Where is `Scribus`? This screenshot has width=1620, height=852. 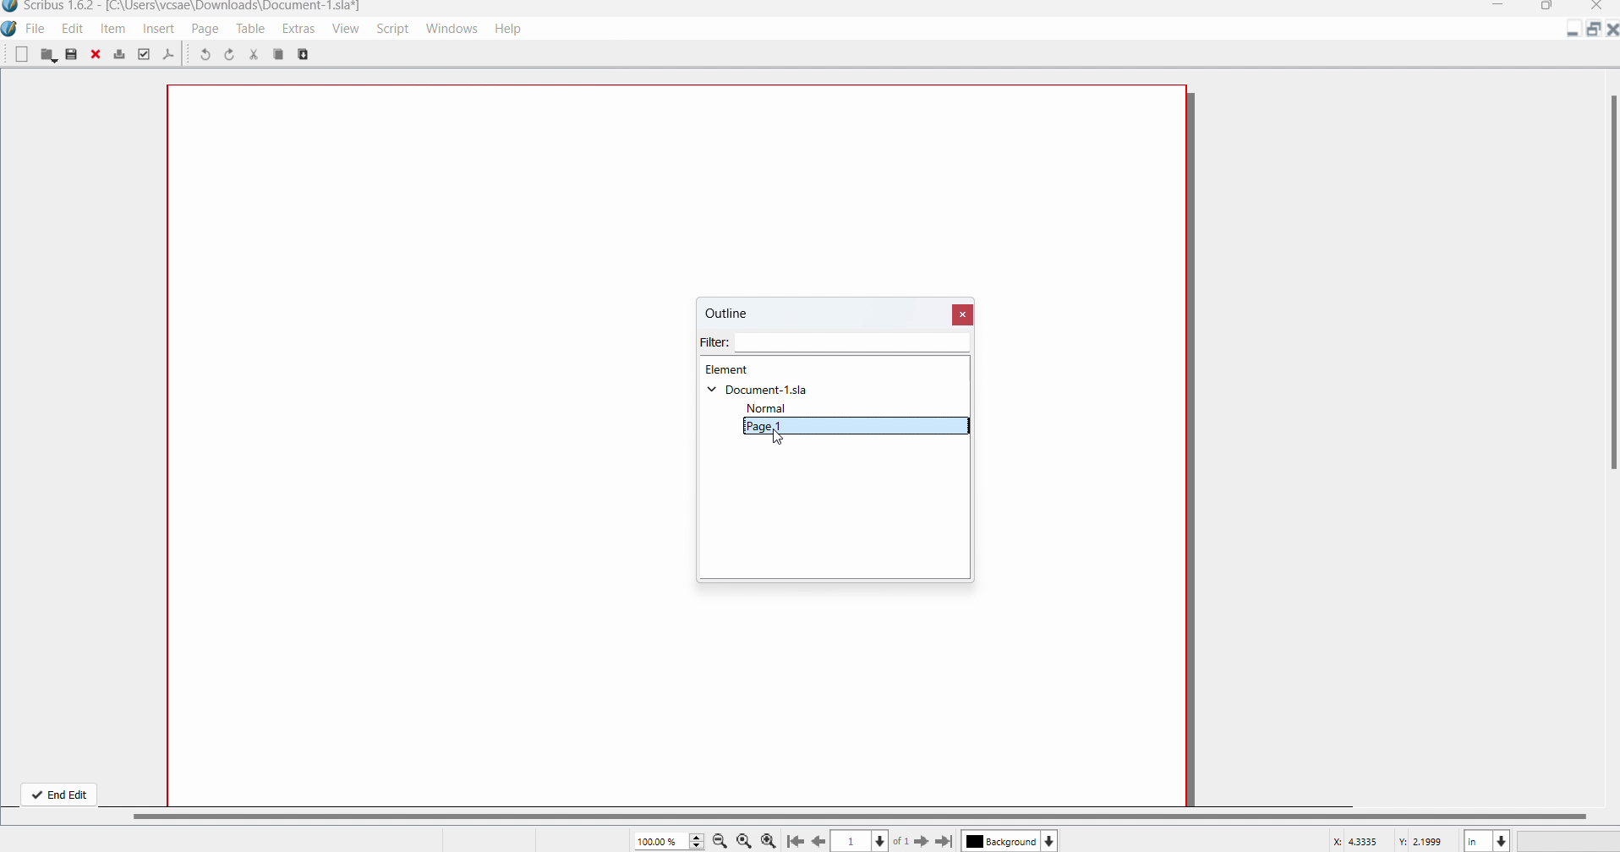
Scribus is located at coordinates (10, 31).